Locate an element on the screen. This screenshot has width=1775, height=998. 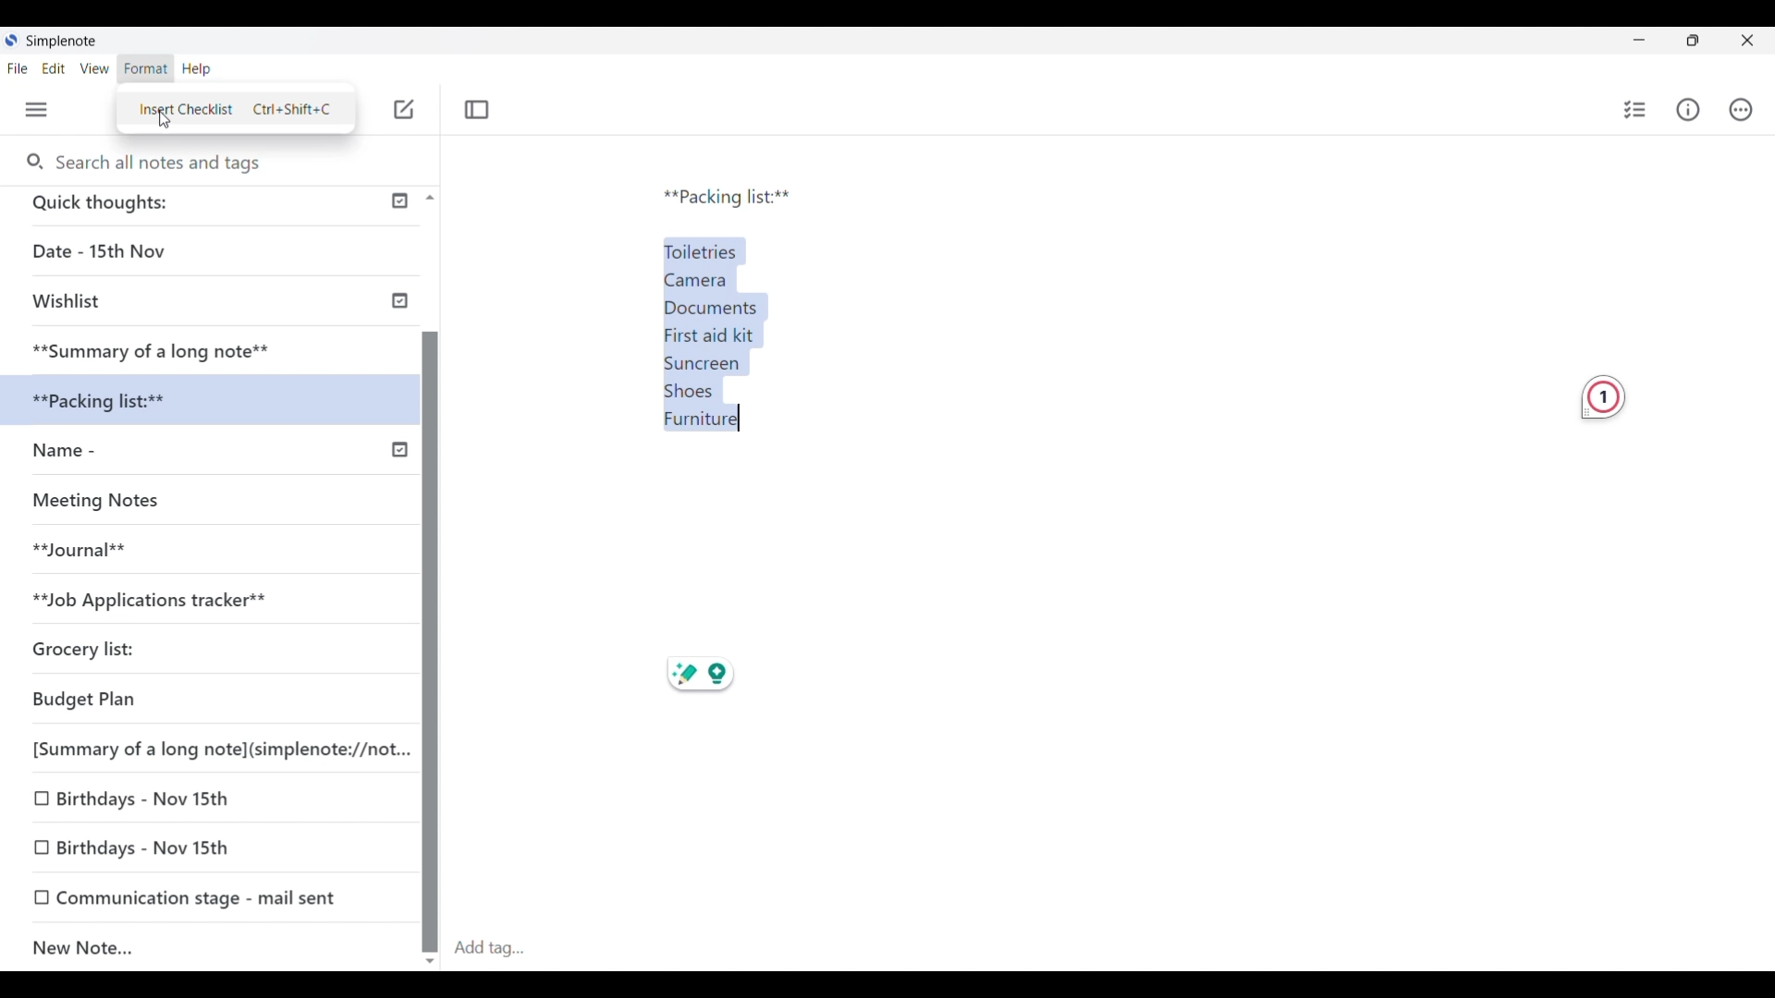
xx
Packi
acking list:** is located at coordinates (120, 401).